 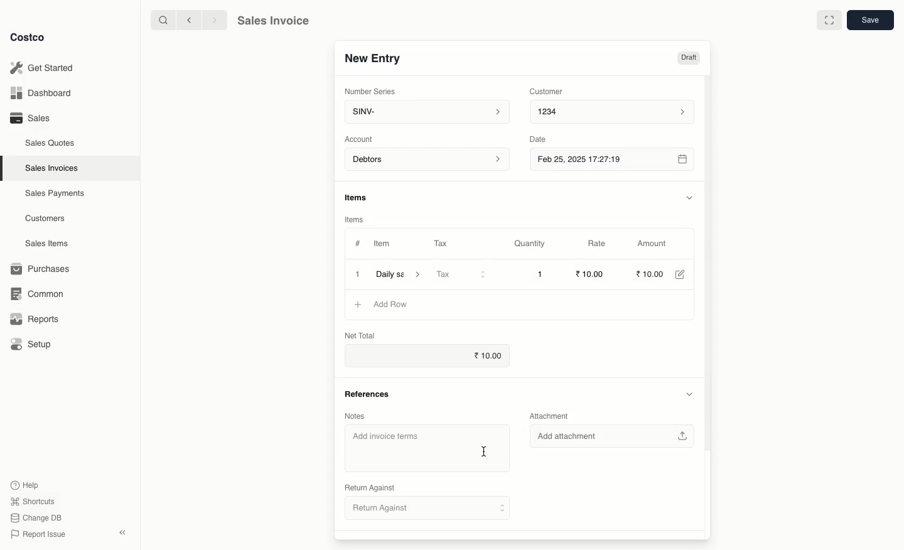 What do you see at coordinates (31, 119) in the screenshot?
I see `Sales` at bounding box center [31, 119].